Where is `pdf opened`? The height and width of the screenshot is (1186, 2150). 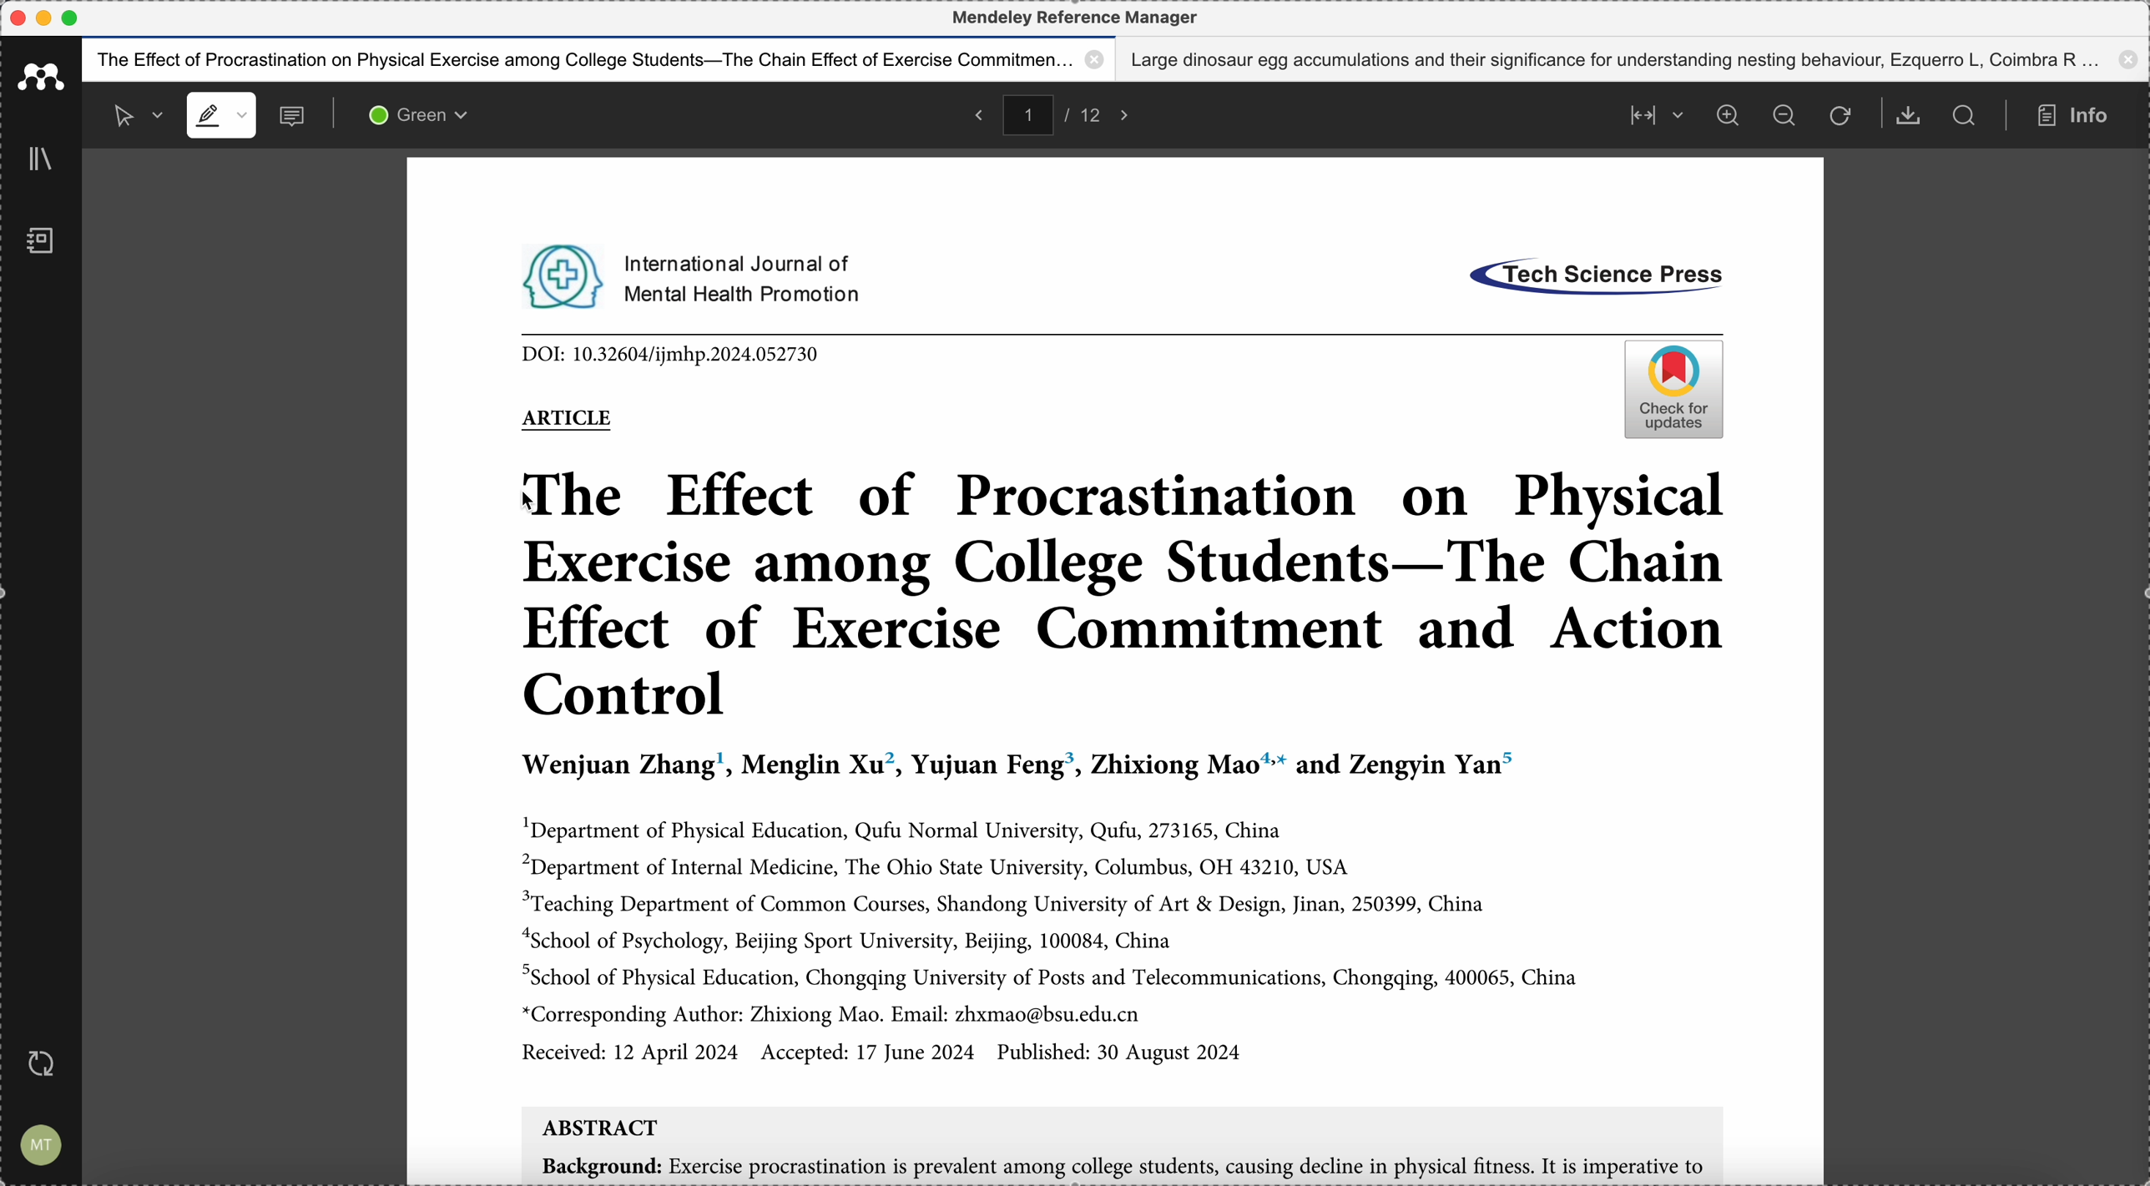 pdf opened is located at coordinates (1115, 670).